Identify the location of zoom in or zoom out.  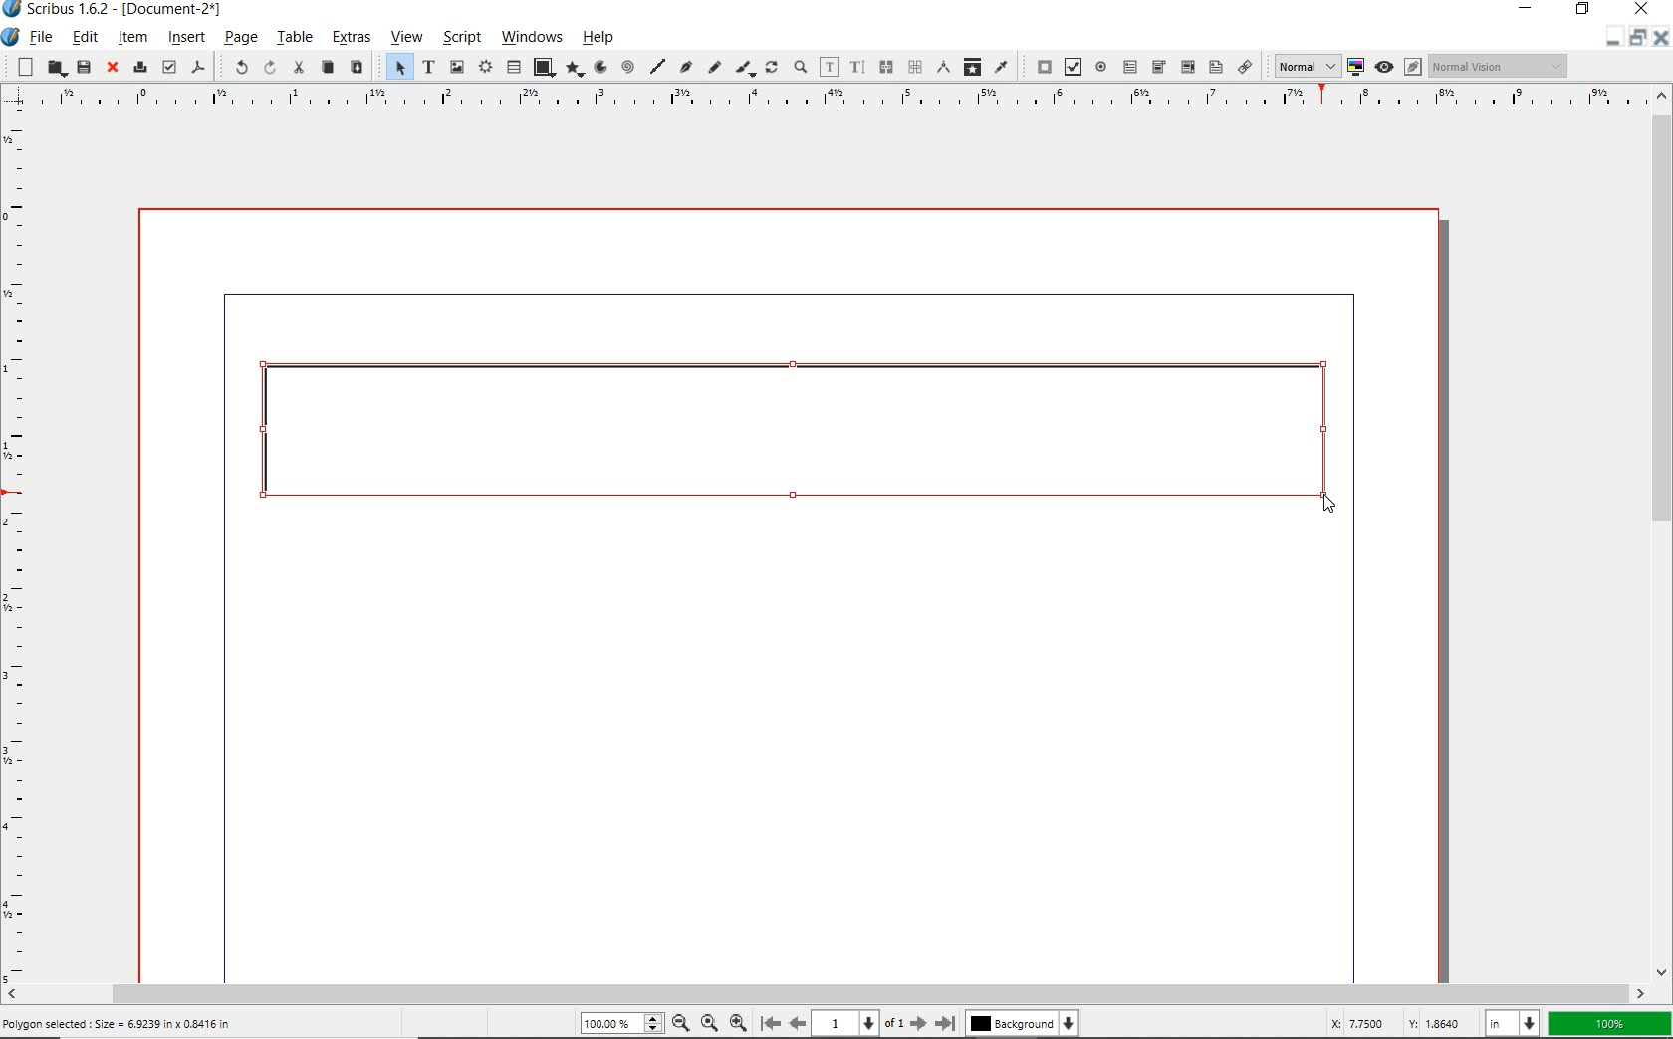
(800, 67).